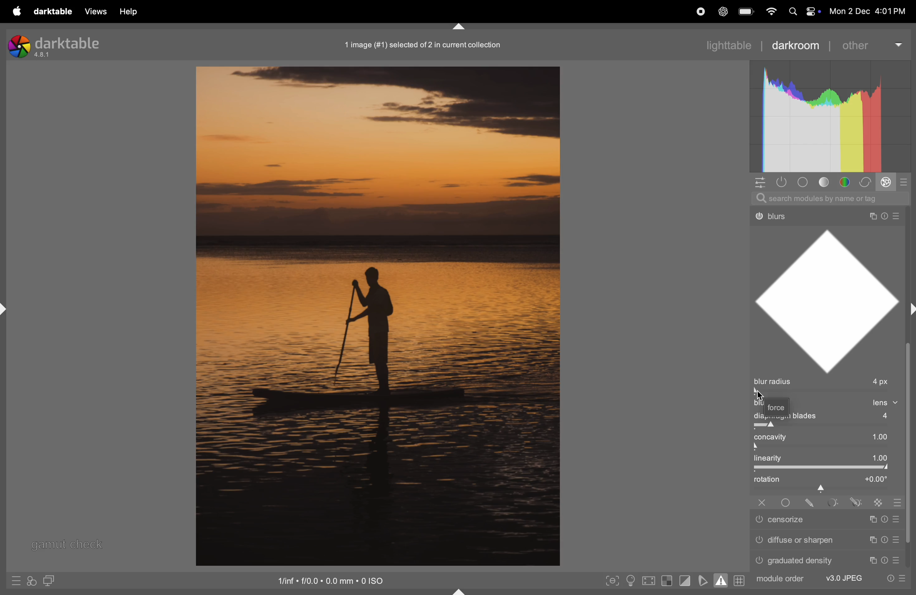 The height and width of the screenshot is (595, 916). I want to click on acces to filters, so click(33, 580).